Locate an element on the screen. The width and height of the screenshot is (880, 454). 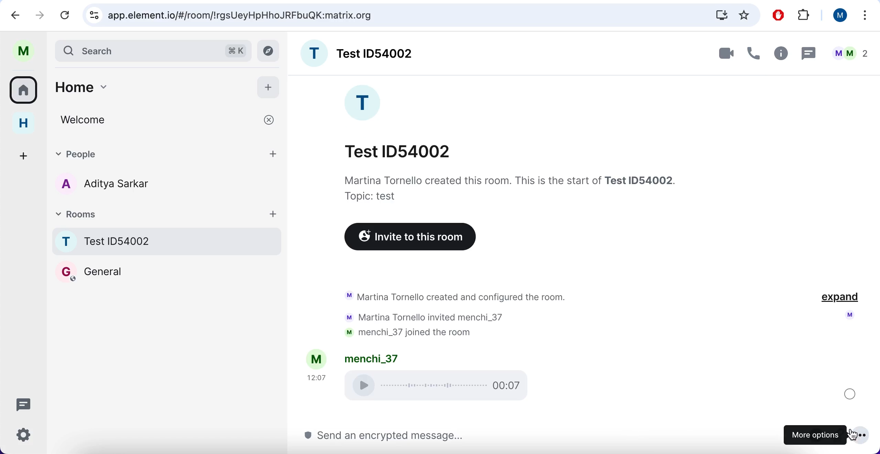
quick setting is located at coordinates (23, 436).